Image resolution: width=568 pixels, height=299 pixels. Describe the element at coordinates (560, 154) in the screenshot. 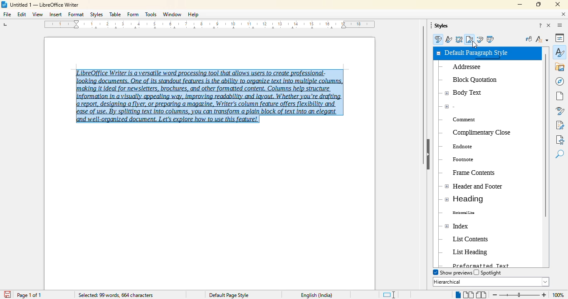

I see `find` at that location.